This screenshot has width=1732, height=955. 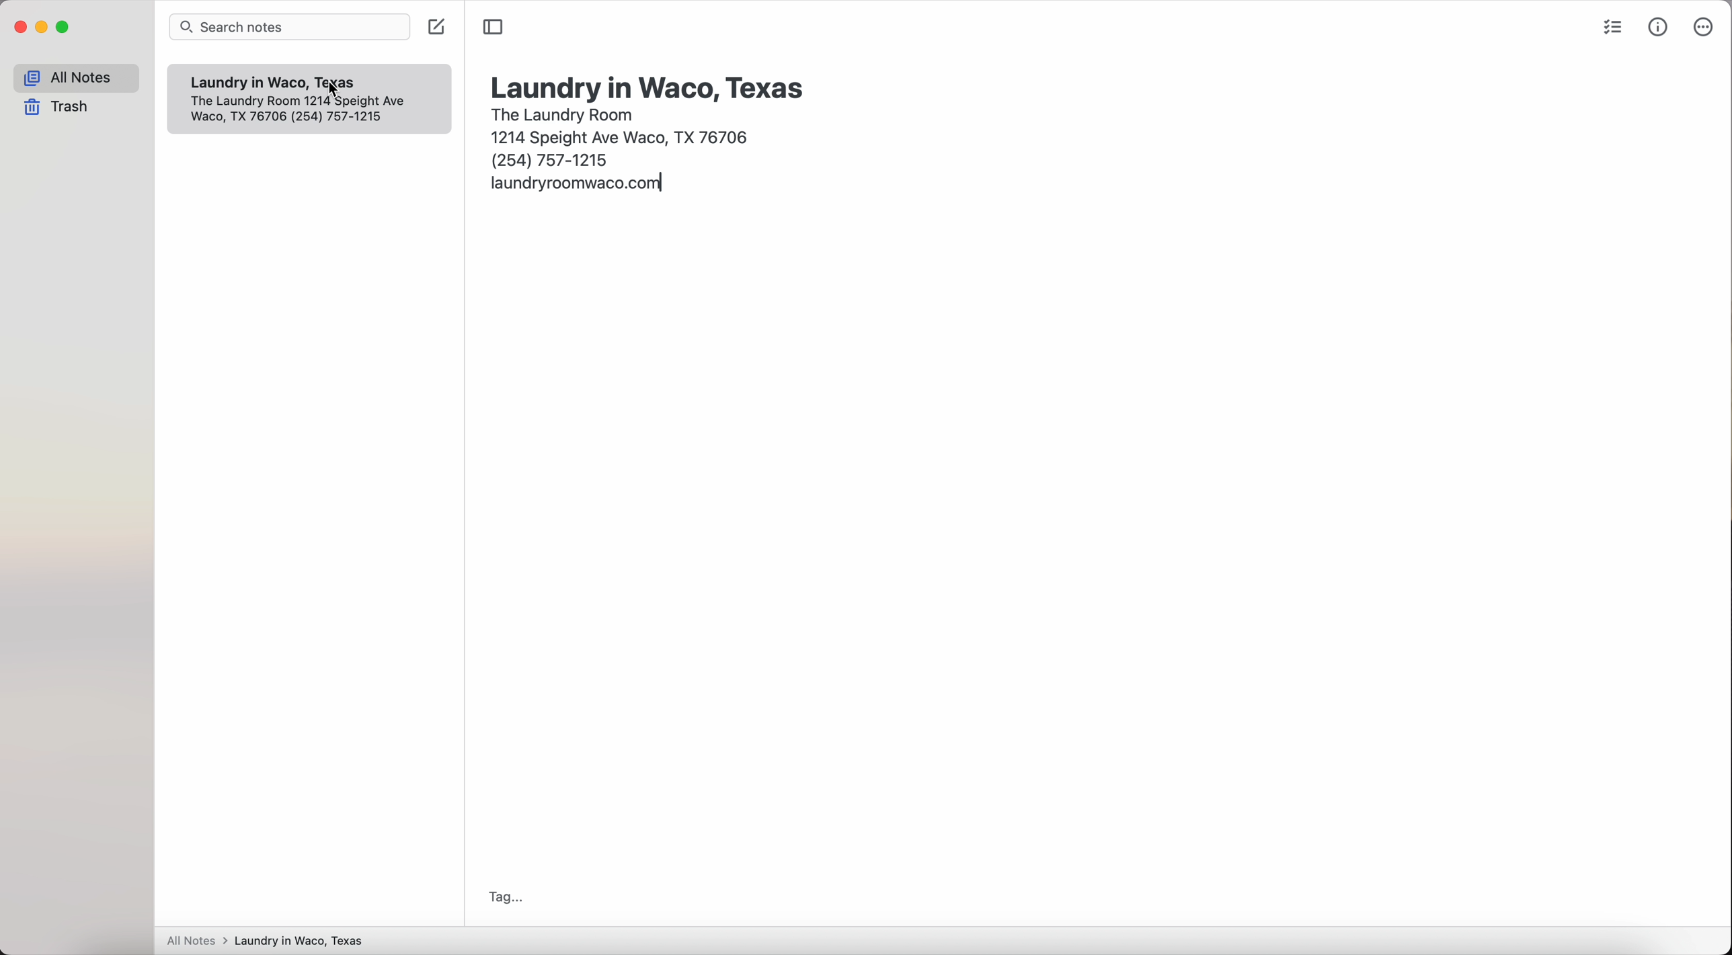 I want to click on 1214 Speight Ave Waco, TX 76706, so click(x=624, y=135).